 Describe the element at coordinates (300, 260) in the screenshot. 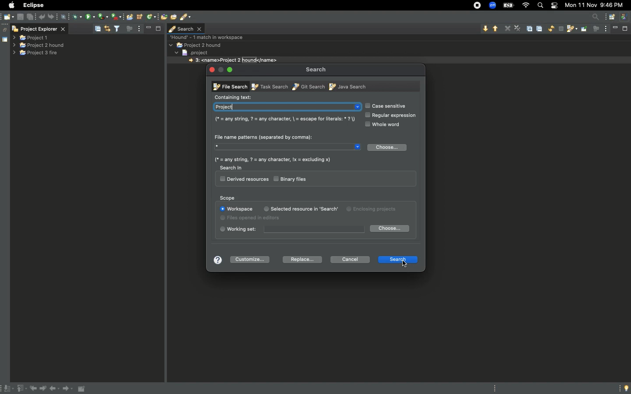

I see `Replace` at that location.